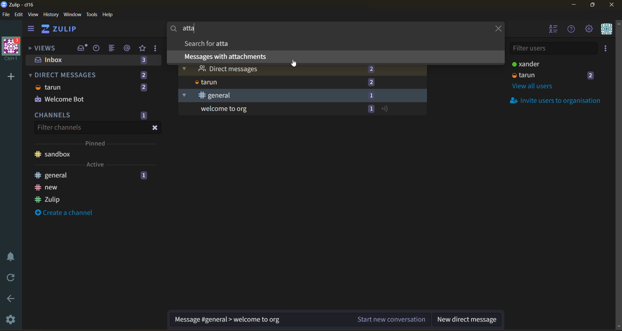 This screenshot has width=622, height=331. I want to click on hide users list, so click(552, 29).